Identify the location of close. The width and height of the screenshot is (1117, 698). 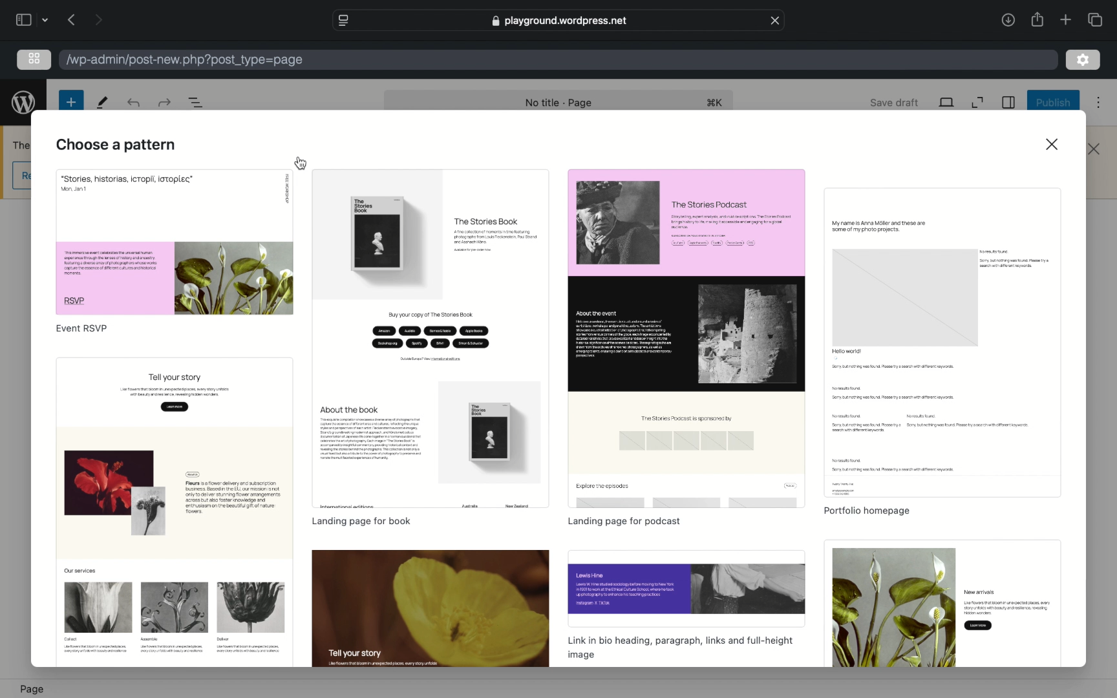
(776, 19).